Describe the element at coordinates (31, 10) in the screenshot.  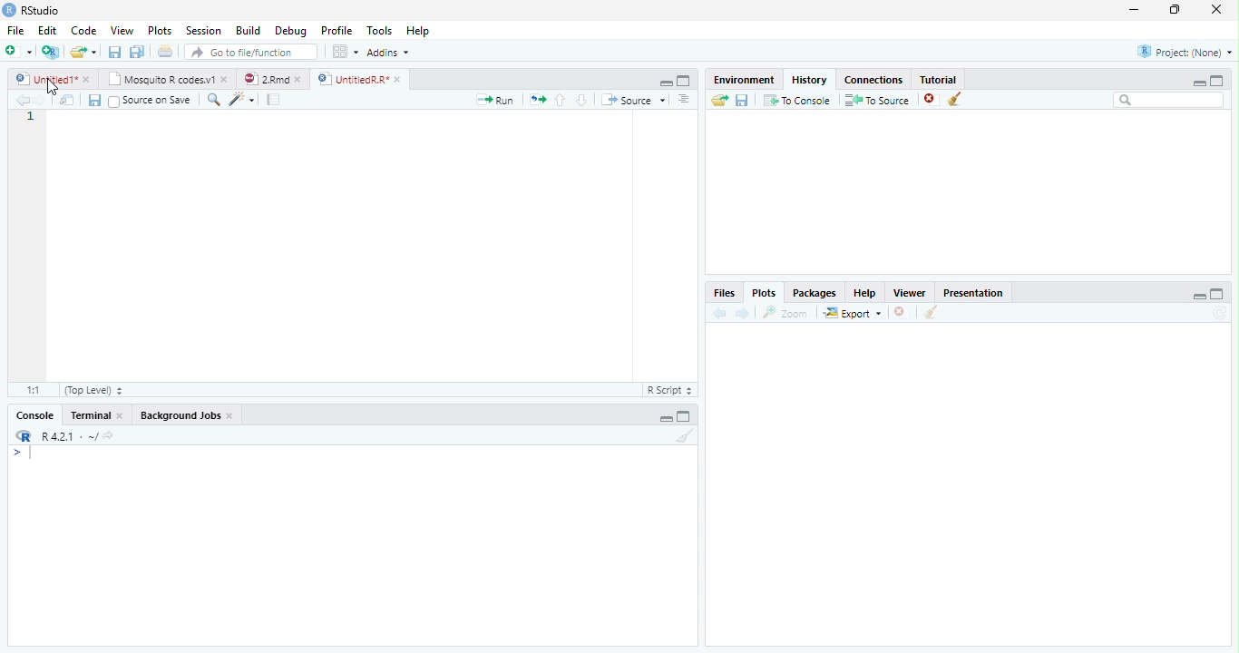
I see `RStudio` at that location.